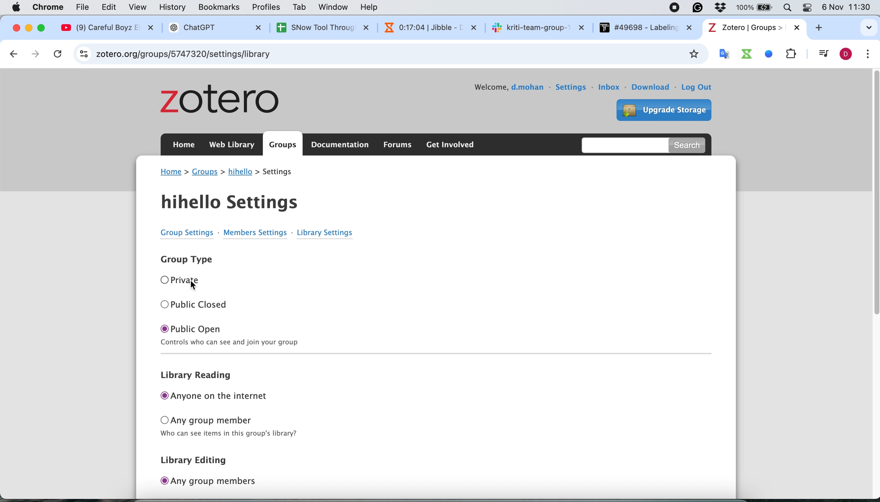  Describe the element at coordinates (300, 7) in the screenshot. I see `tab` at that location.